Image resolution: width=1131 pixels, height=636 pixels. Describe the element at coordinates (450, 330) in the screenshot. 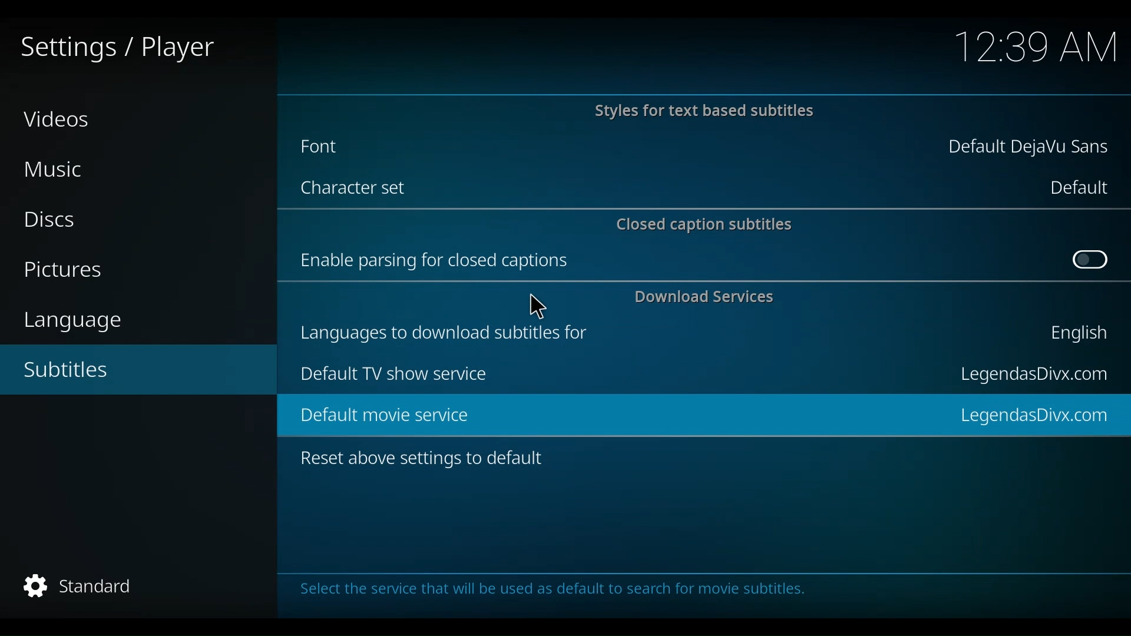

I see `languages to download subtitles for` at that location.